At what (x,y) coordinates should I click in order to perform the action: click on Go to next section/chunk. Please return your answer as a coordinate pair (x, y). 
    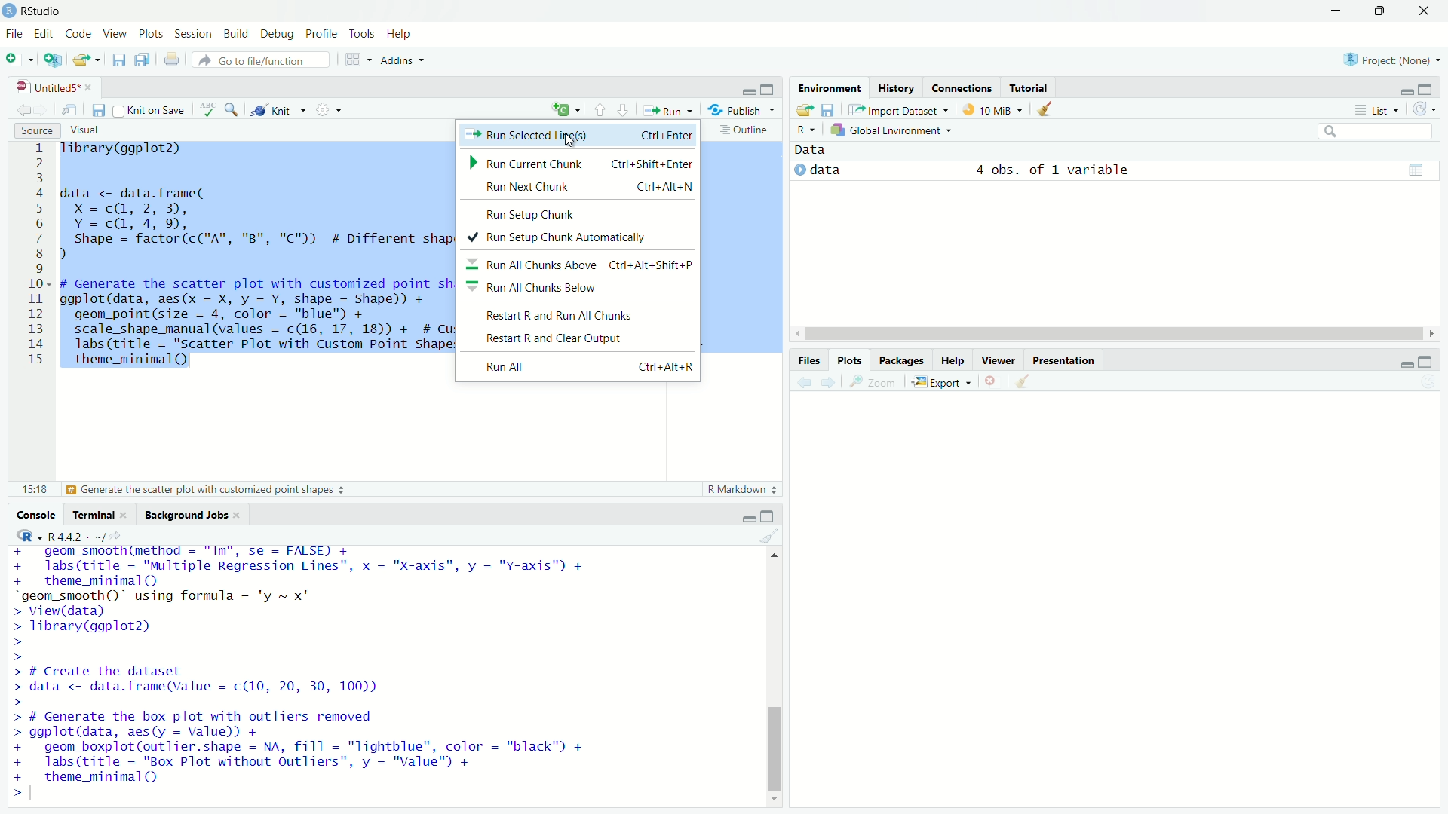
    Looking at the image, I should click on (621, 109).